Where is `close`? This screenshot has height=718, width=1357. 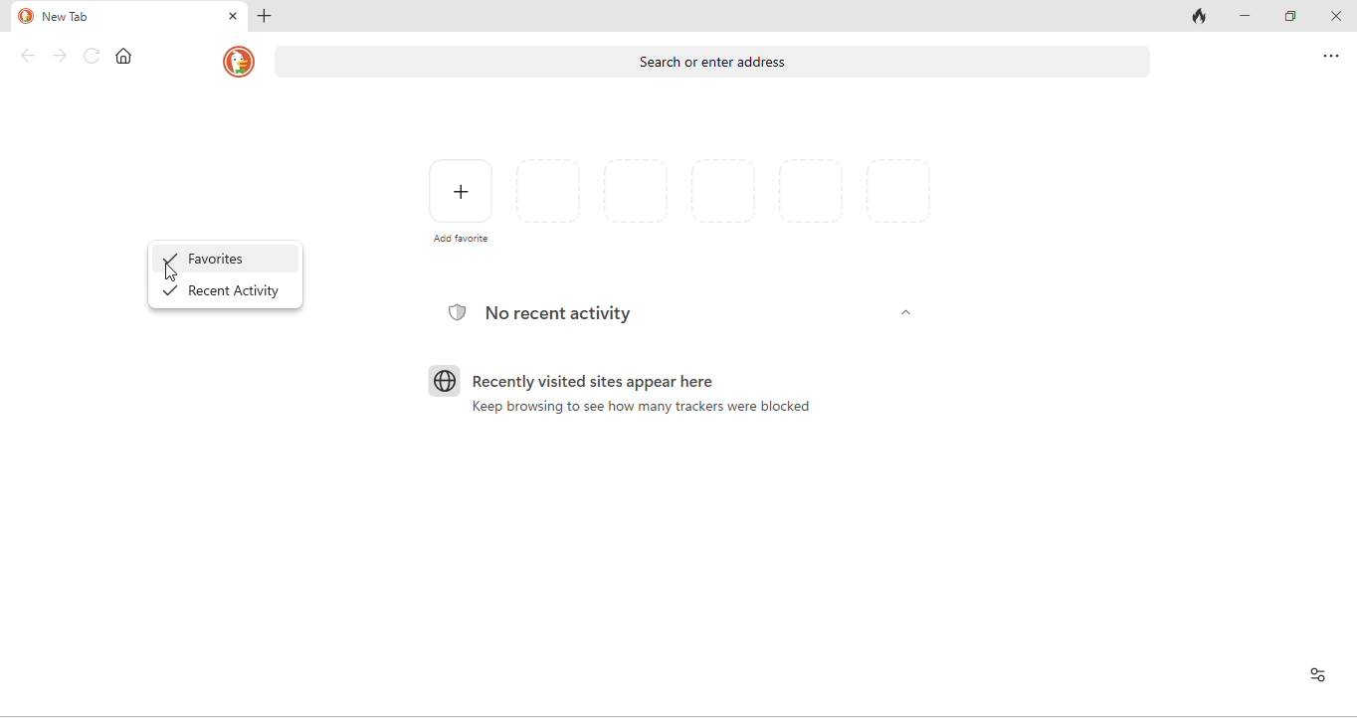
close is located at coordinates (233, 17).